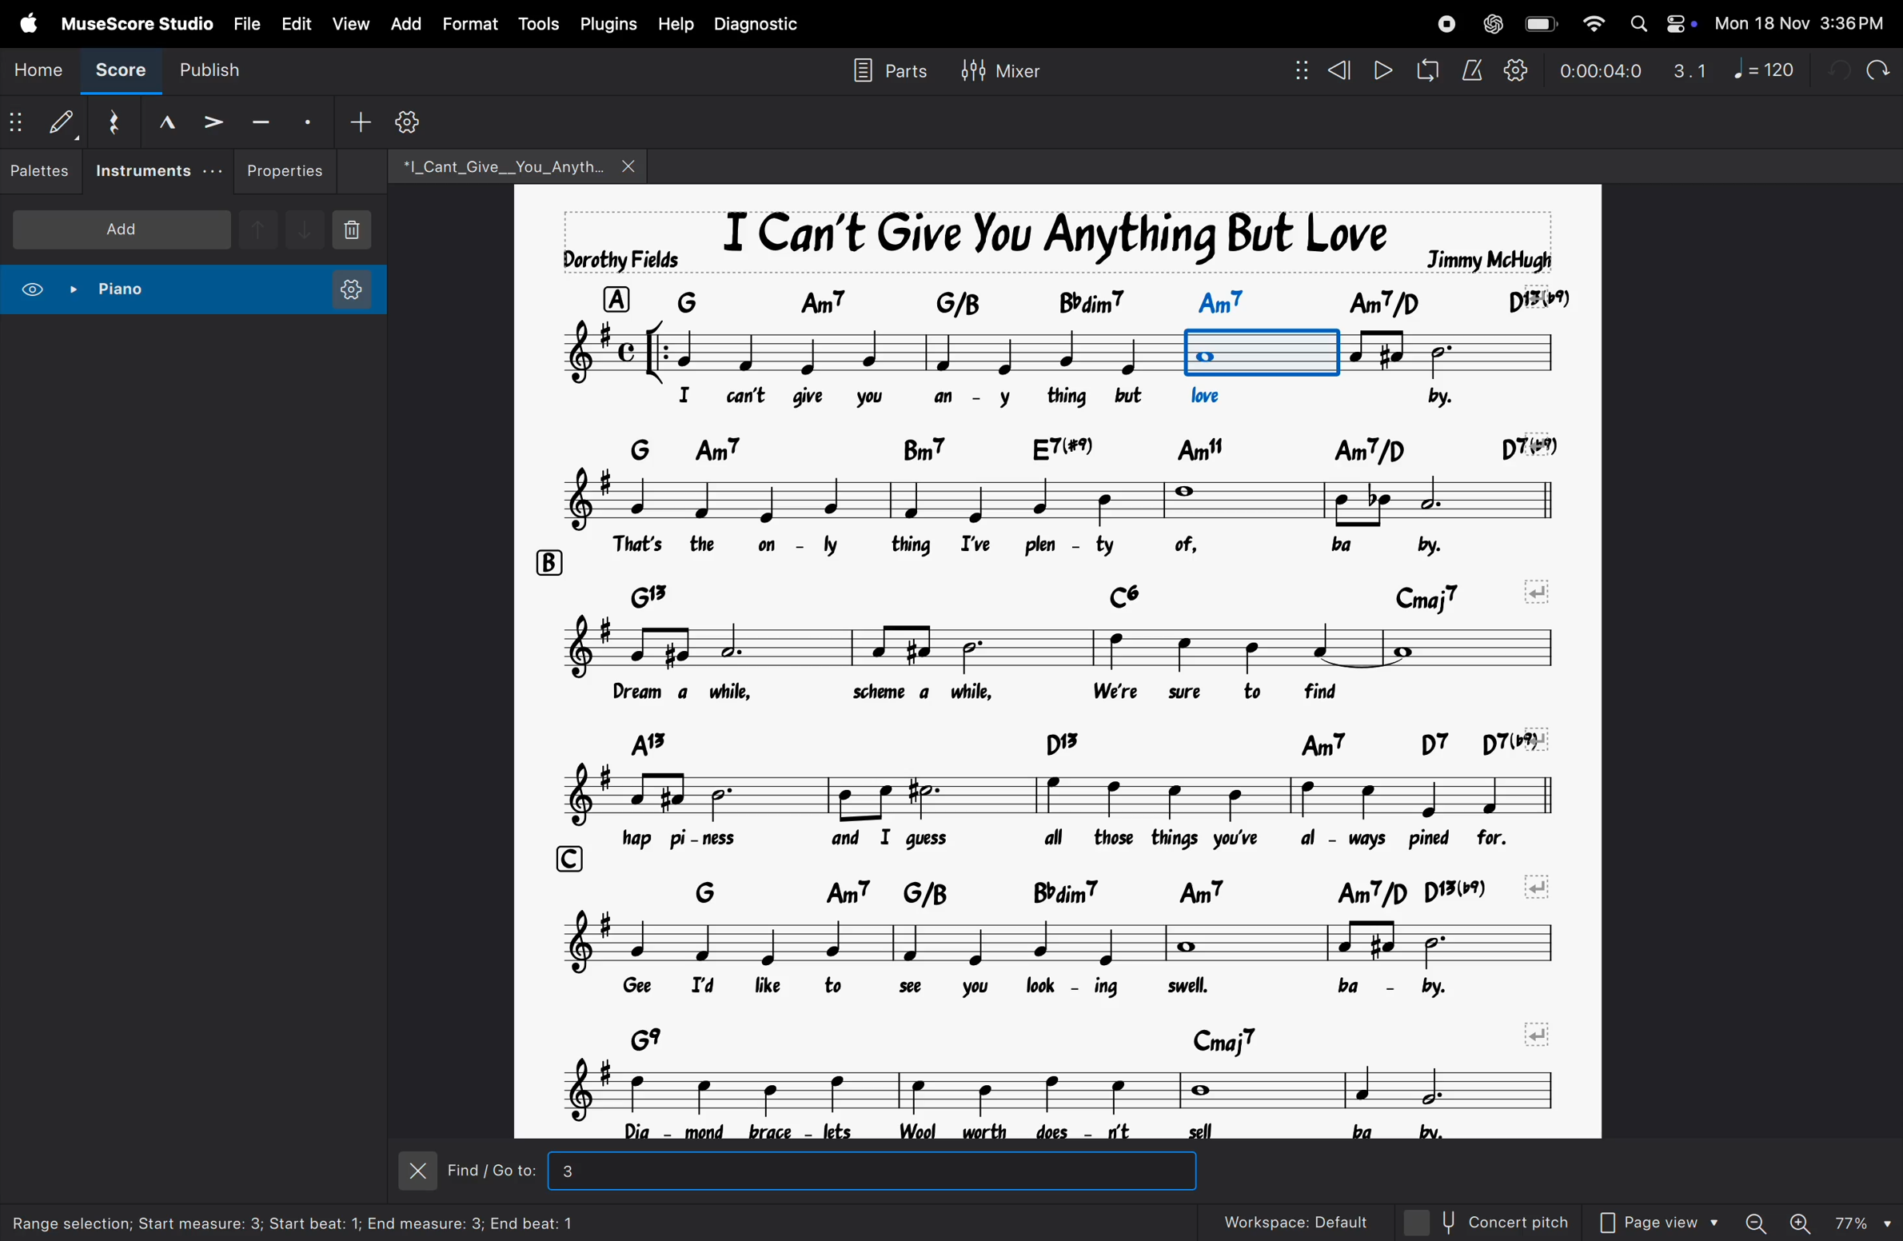  What do you see at coordinates (213, 124) in the screenshot?
I see `accent` at bounding box center [213, 124].